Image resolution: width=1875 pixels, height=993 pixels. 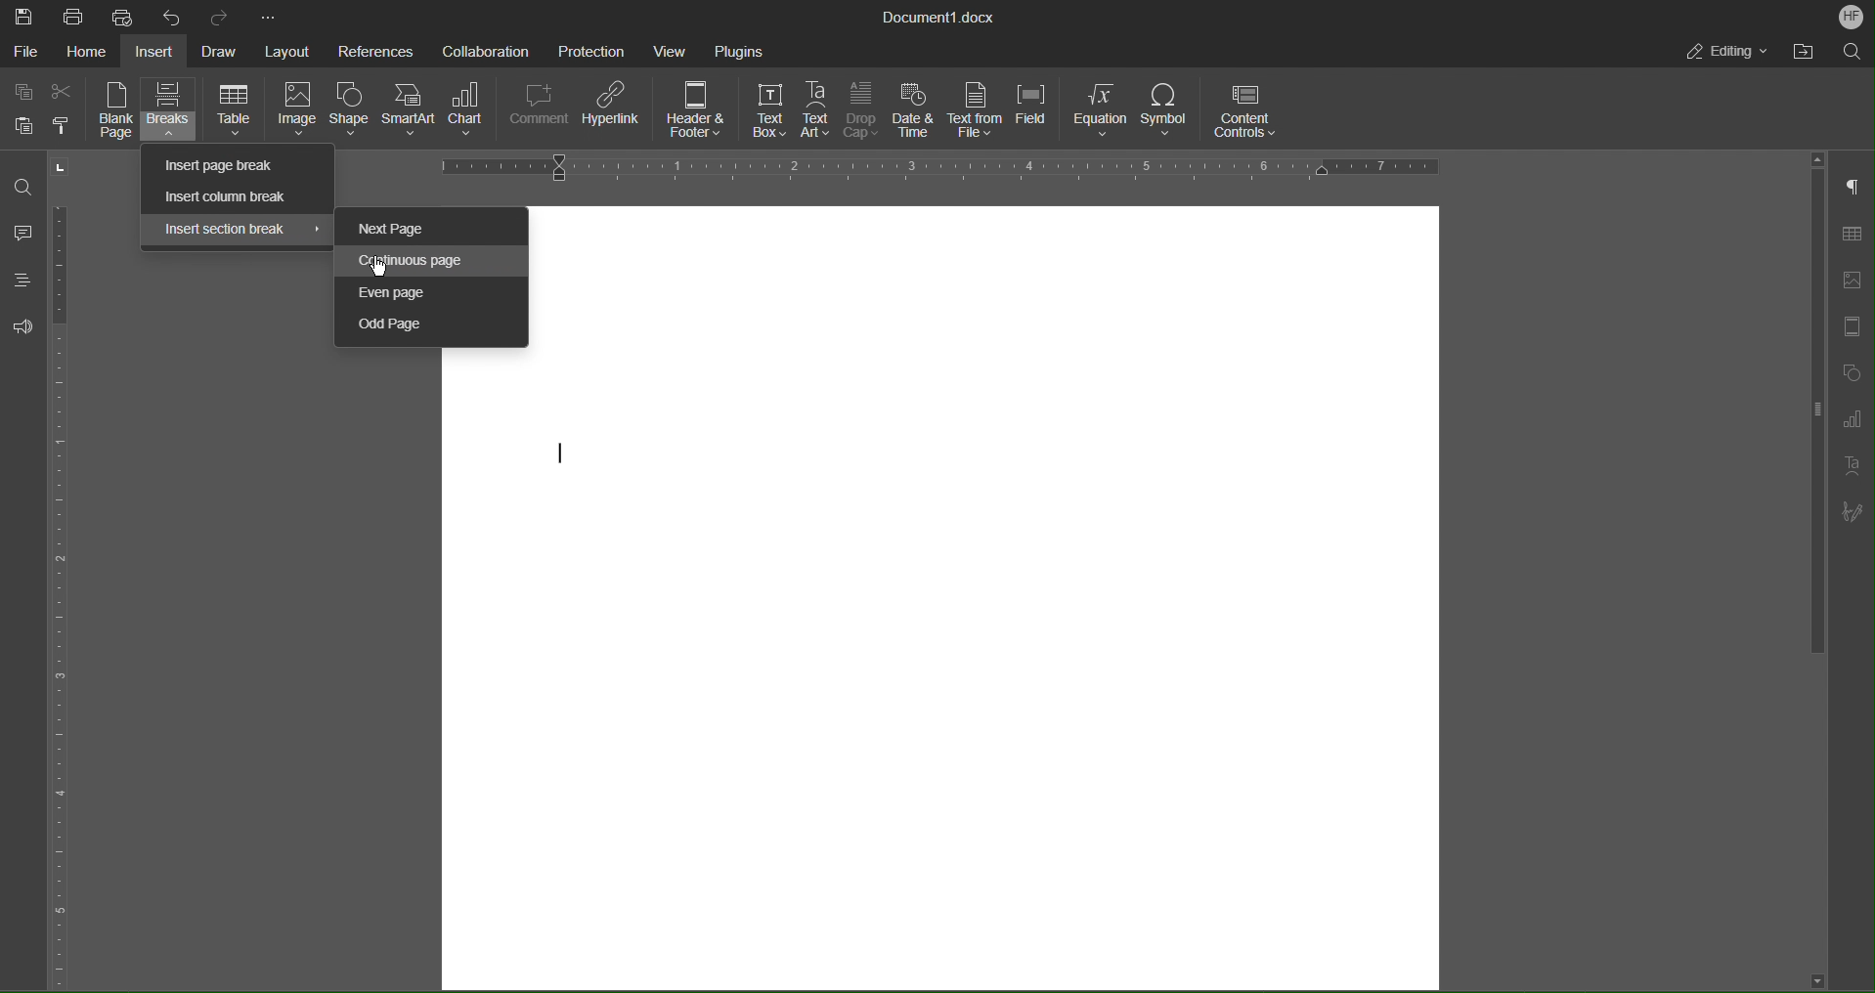 What do you see at coordinates (23, 189) in the screenshot?
I see `Find` at bounding box center [23, 189].